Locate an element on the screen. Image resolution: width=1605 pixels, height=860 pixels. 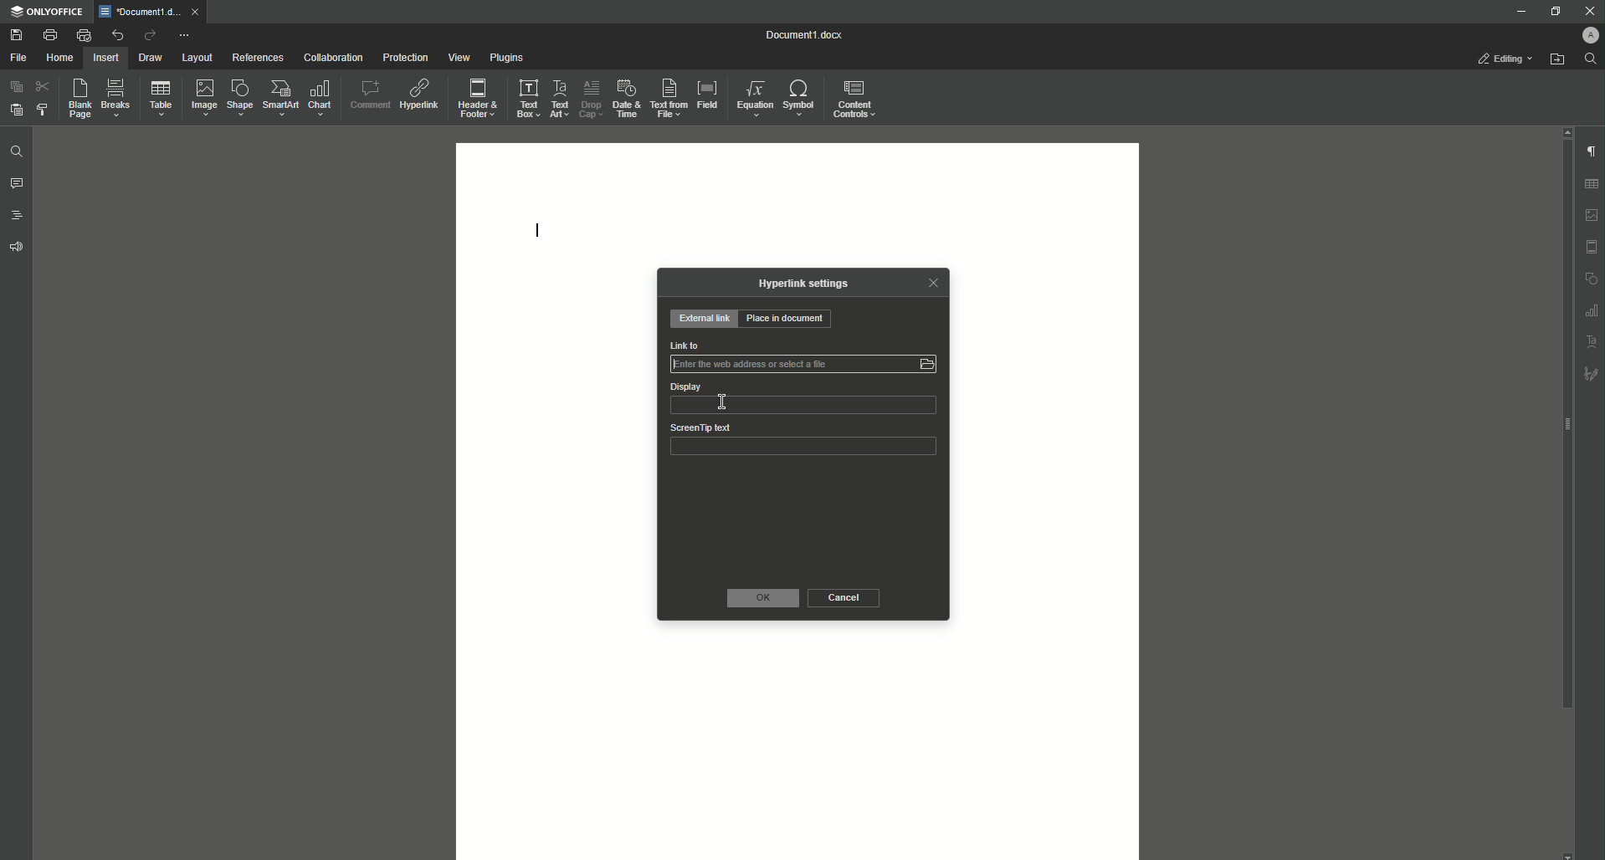
ScreenTip text is located at coordinates (701, 427).